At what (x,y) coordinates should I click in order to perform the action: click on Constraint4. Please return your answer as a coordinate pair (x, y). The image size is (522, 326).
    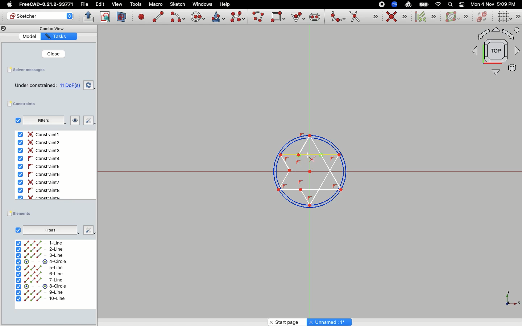
    Looking at the image, I should click on (38, 159).